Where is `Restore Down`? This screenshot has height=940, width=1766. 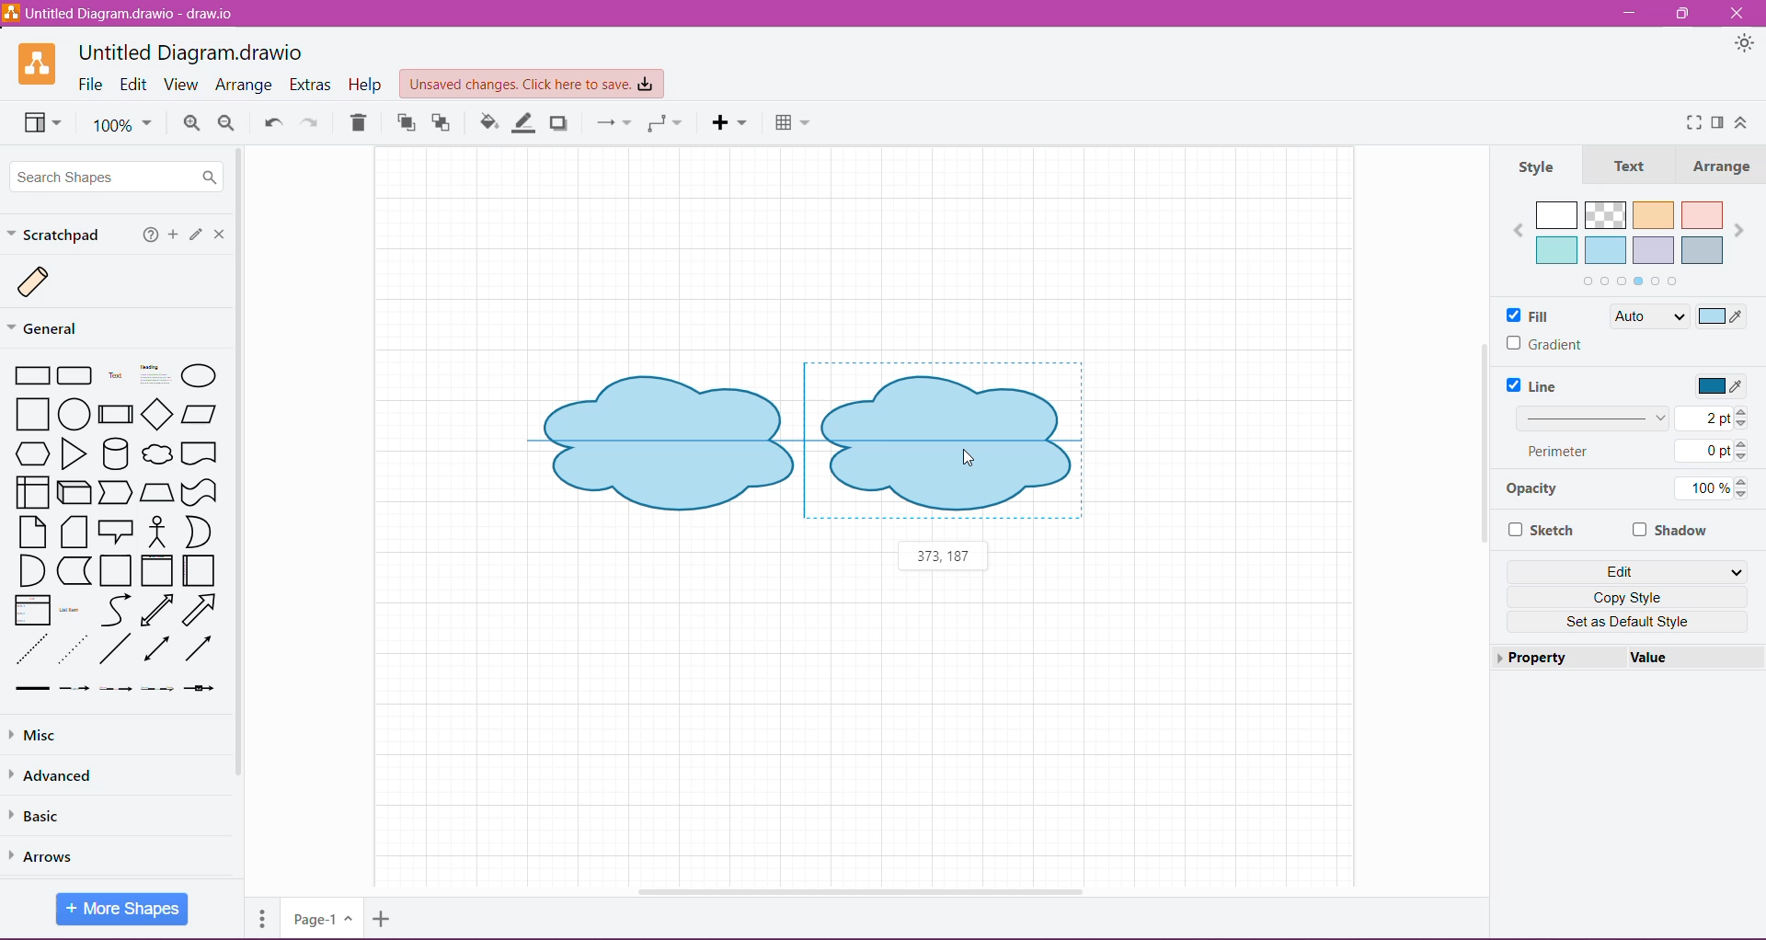 Restore Down is located at coordinates (1685, 14).